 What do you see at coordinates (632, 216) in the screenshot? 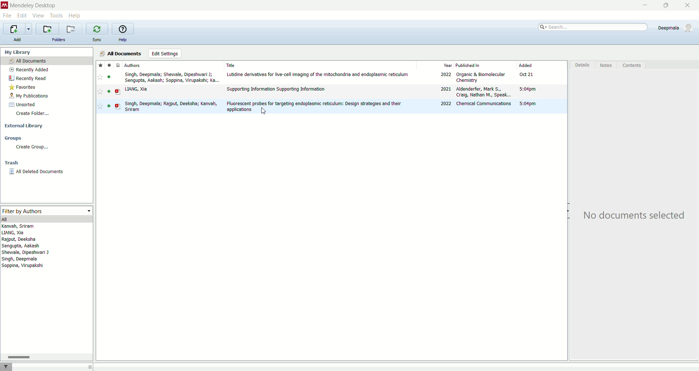
I see `text` at bounding box center [632, 216].